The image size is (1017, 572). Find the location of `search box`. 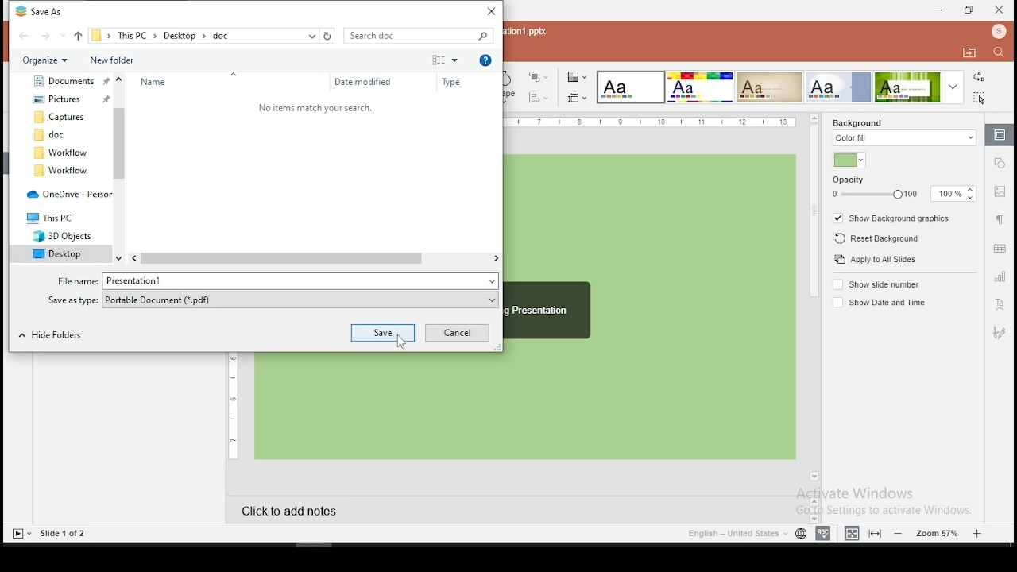

search box is located at coordinates (420, 36).